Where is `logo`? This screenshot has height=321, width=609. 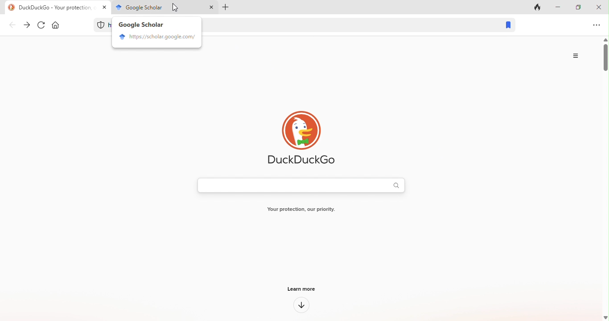 logo is located at coordinates (305, 138).